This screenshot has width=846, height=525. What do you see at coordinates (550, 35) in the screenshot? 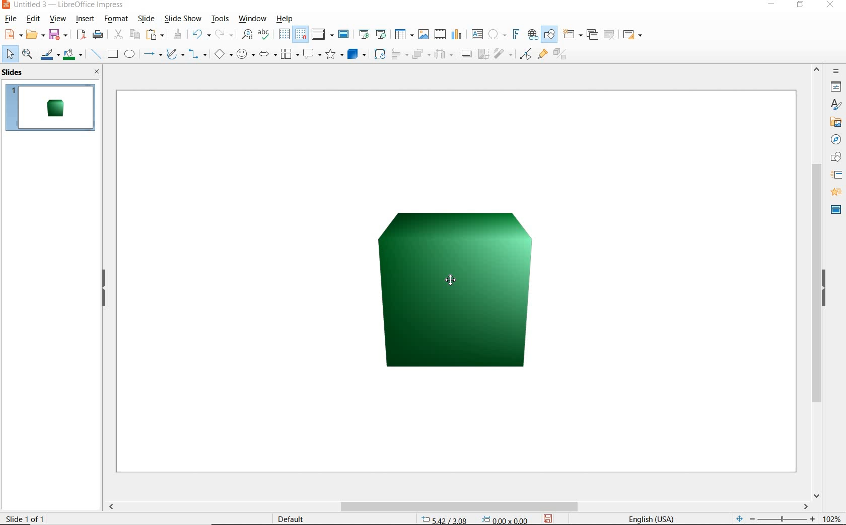
I see `show draw functions` at bounding box center [550, 35].